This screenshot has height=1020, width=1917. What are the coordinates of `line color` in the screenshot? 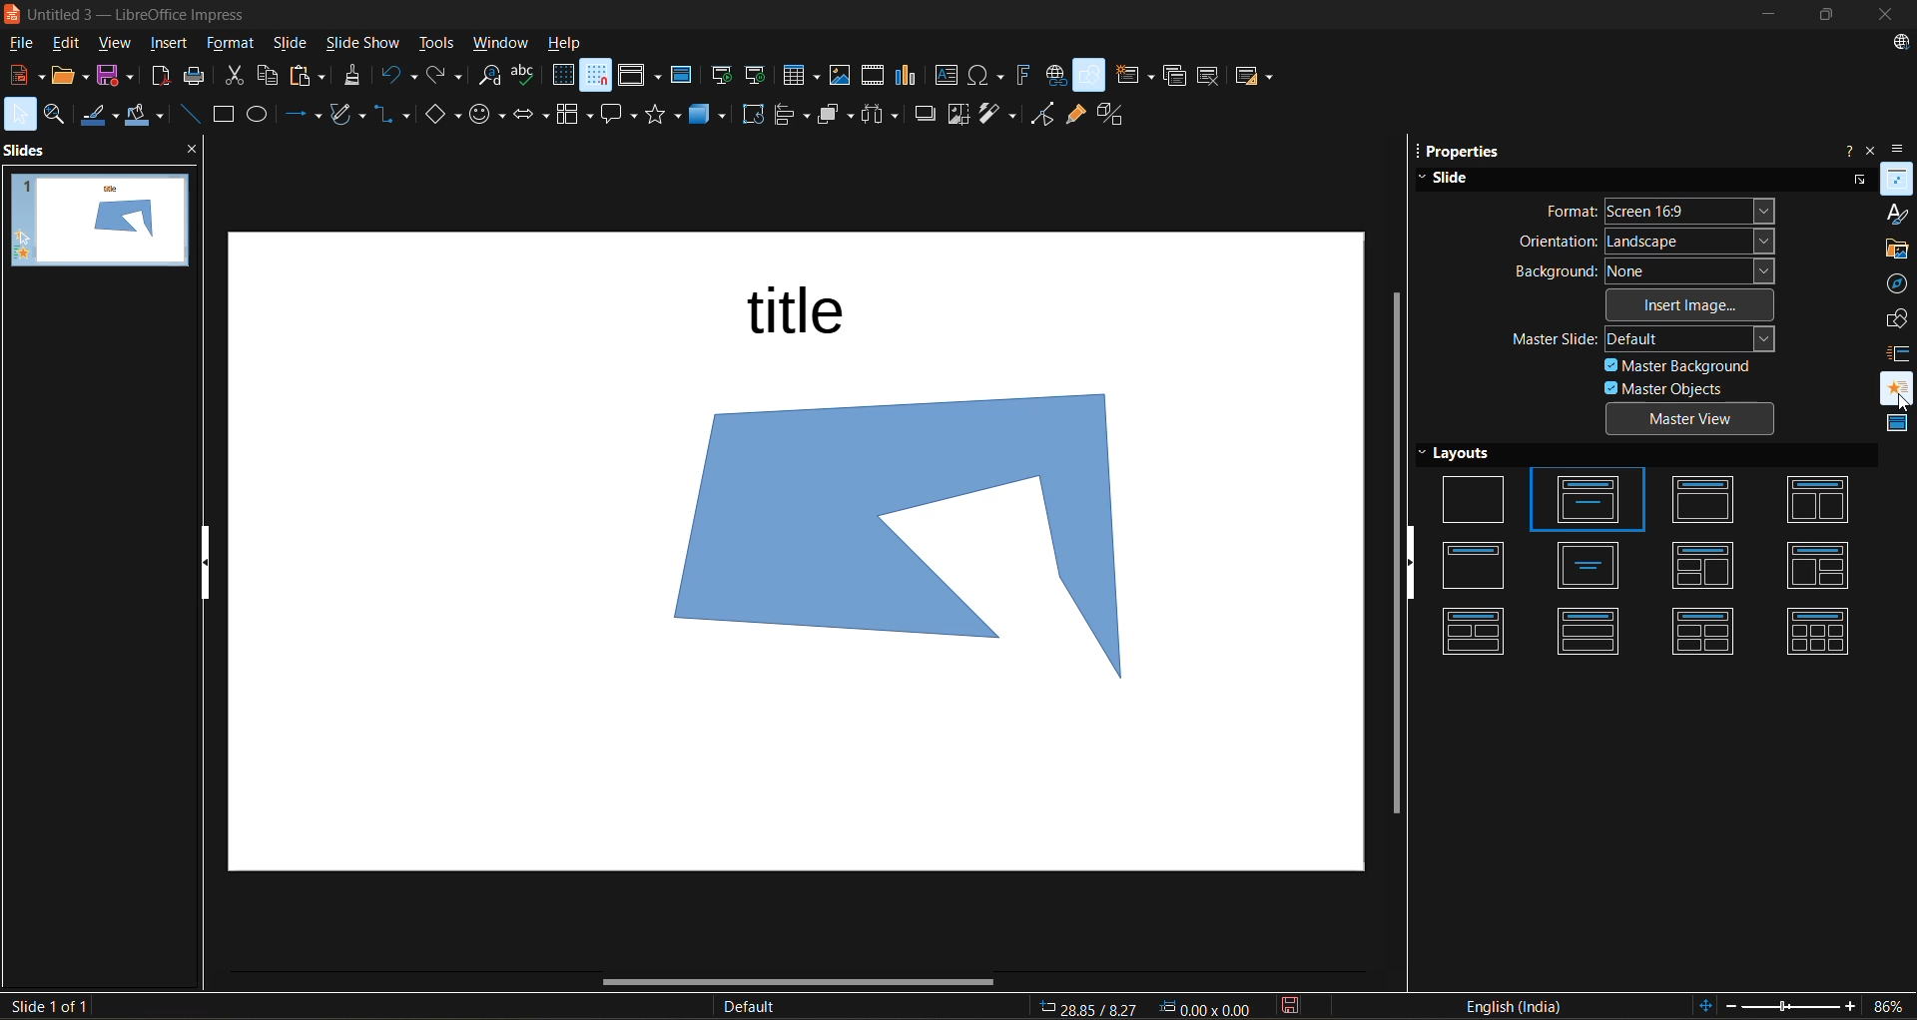 It's located at (102, 116).